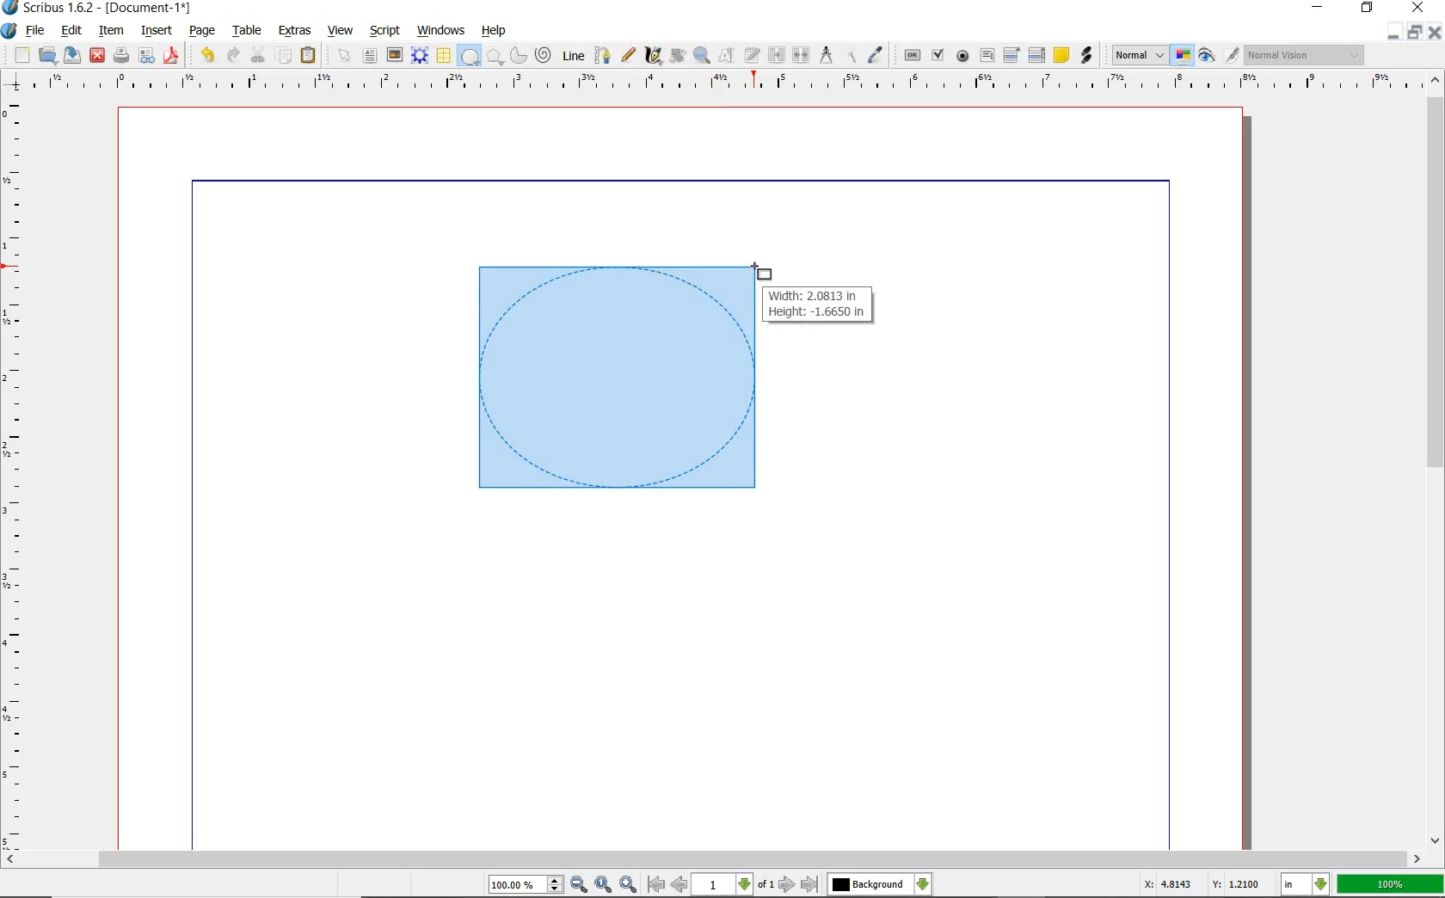 Image resolution: width=1445 pixels, height=898 pixels. What do you see at coordinates (680, 884) in the screenshot?
I see `previous` at bounding box center [680, 884].